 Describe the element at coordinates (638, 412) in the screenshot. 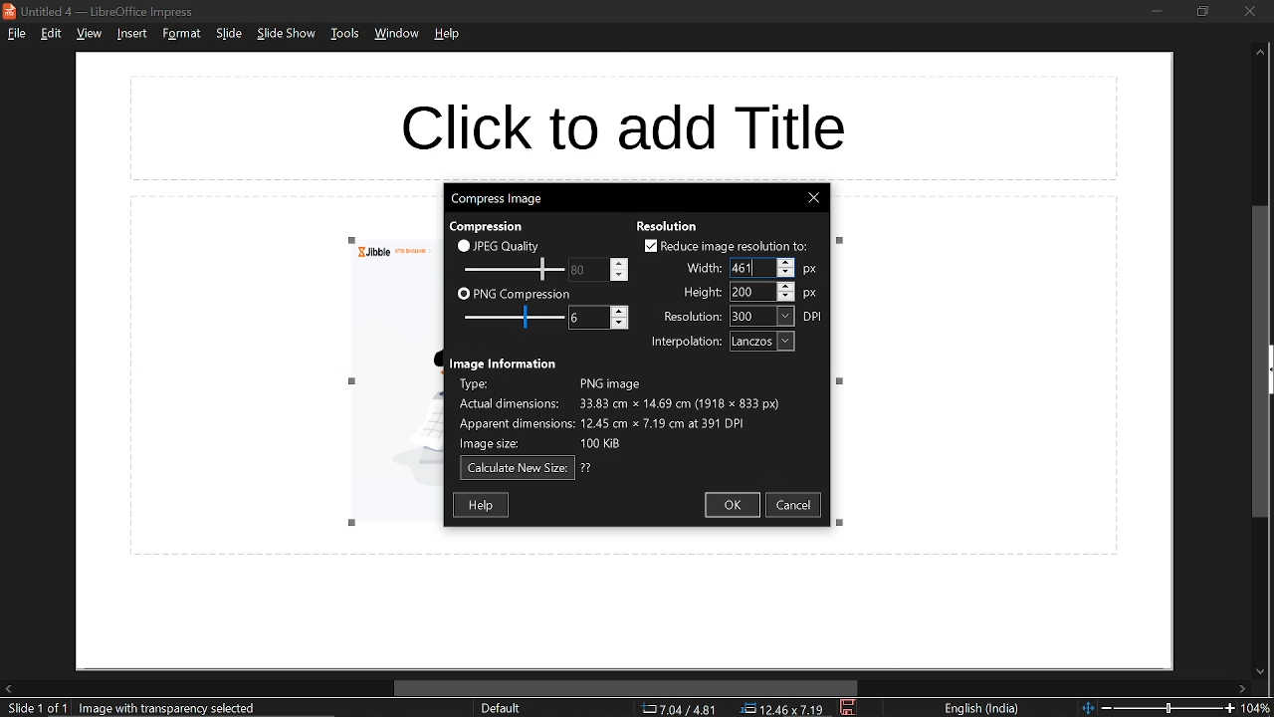

I see `Image information` at that location.